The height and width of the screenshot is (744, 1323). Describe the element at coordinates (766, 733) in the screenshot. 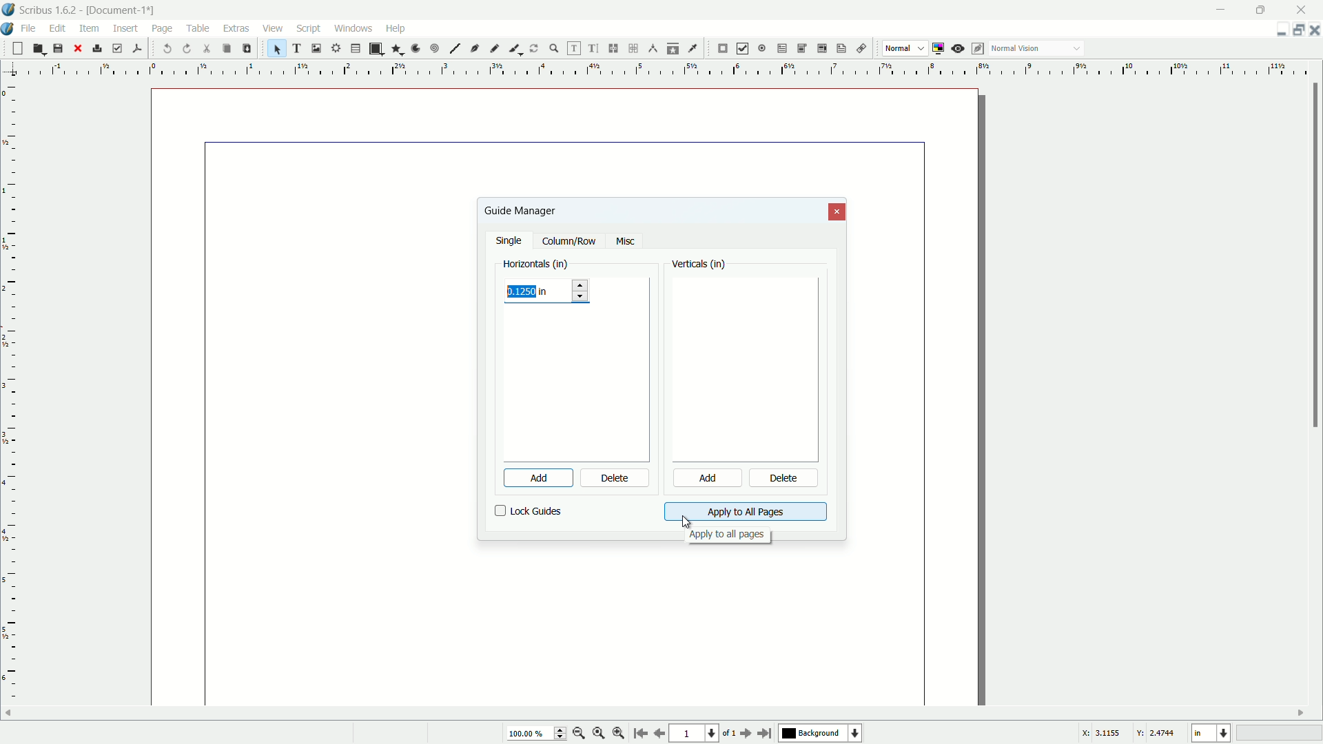

I see `go to last page` at that location.